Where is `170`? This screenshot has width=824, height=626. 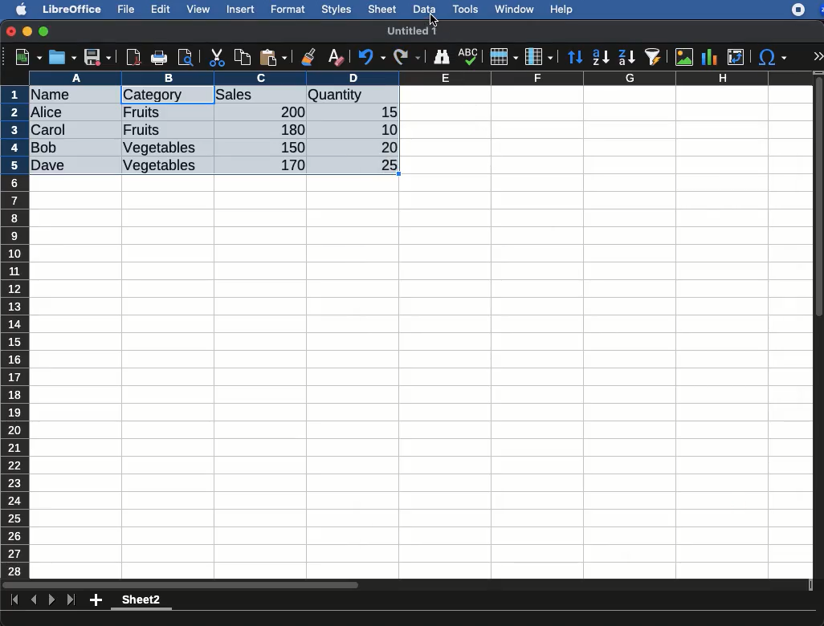 170 is located at coordinates (288, 165).